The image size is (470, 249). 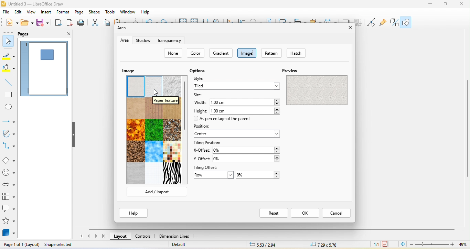 I want to click on curve and polygons, so click(x=9, y=133).